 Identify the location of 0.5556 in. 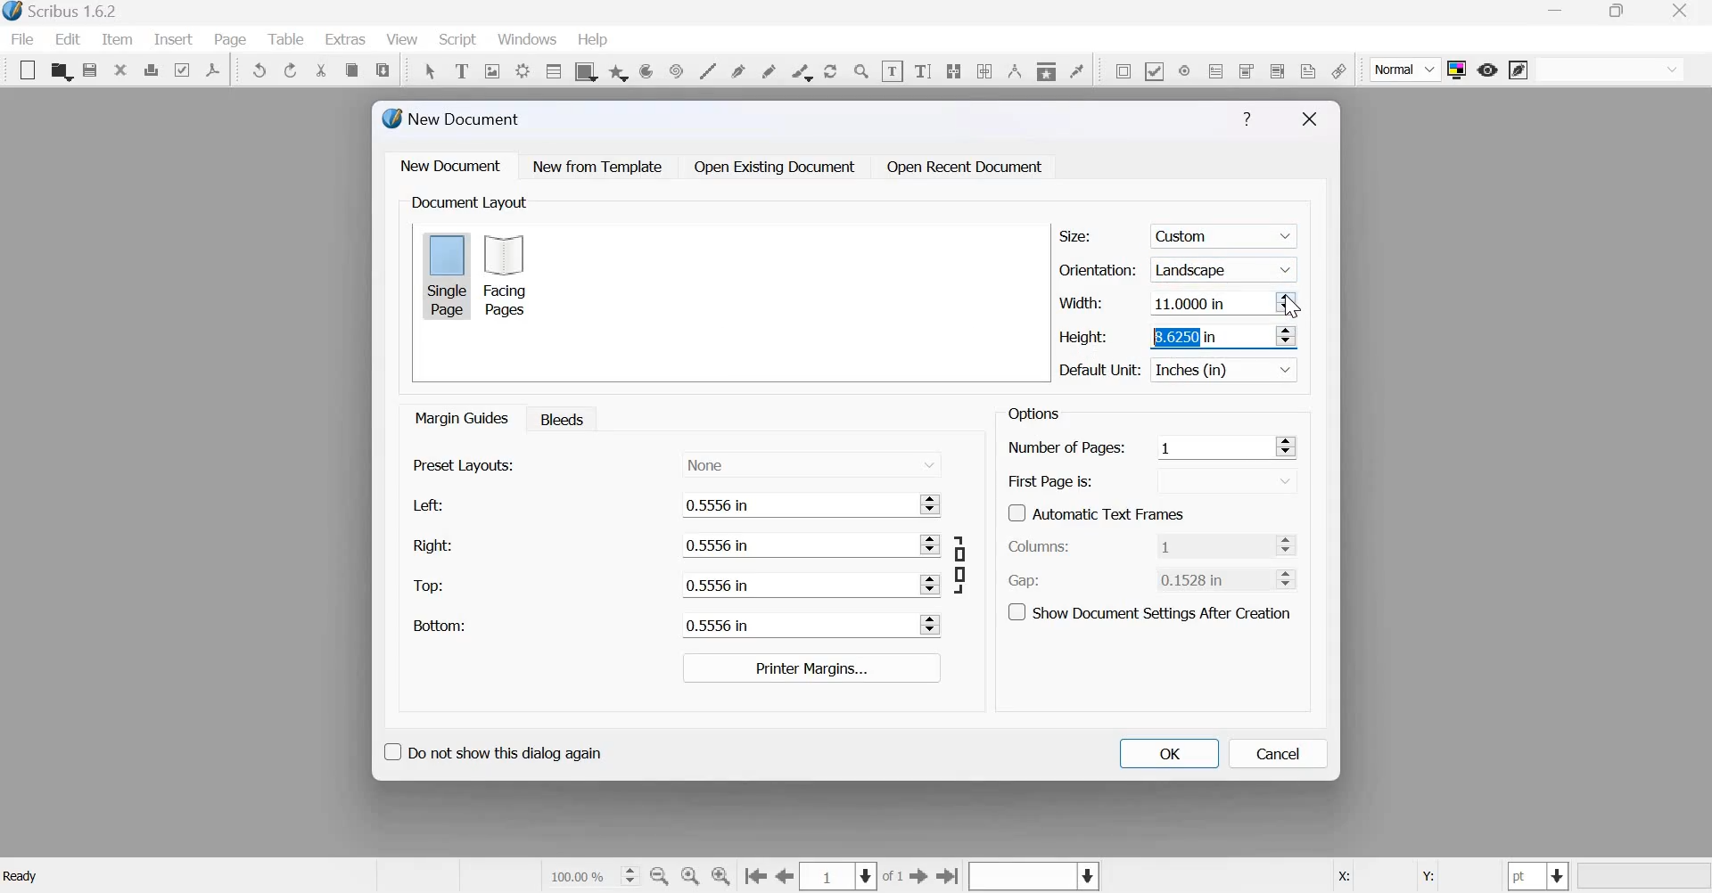
(792, 504).